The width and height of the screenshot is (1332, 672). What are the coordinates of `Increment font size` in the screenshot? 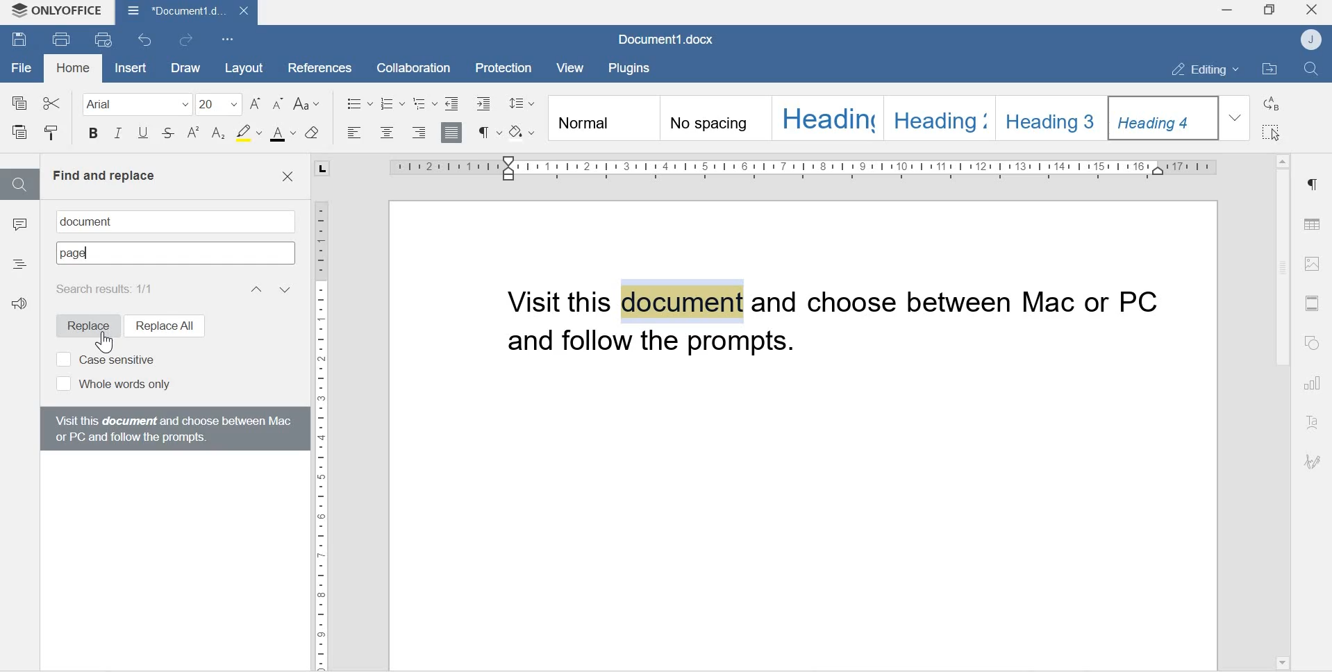 It's located at (257, 103).